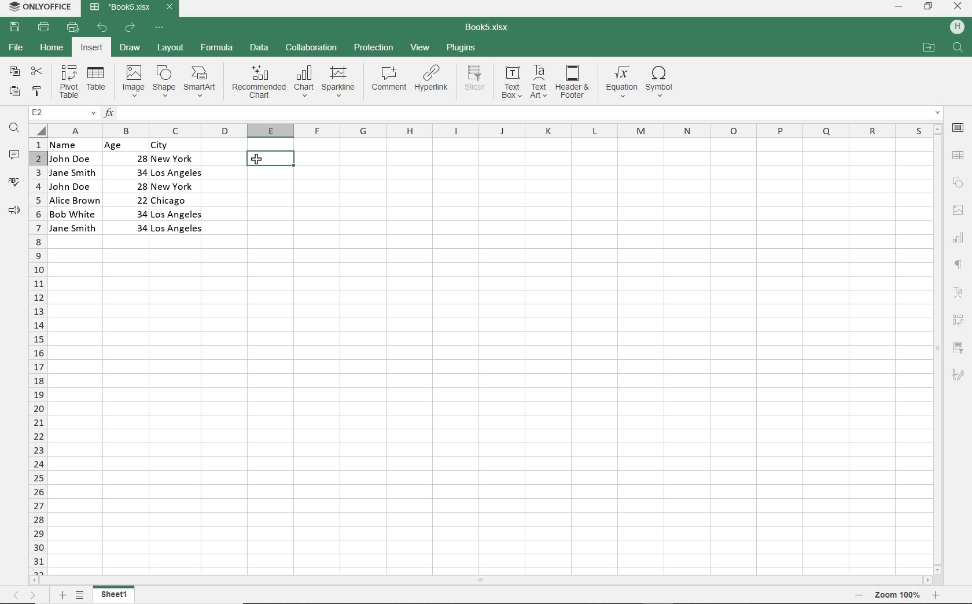  I want to click on FEEDBACK & SUPPORT, so click(14, 211).